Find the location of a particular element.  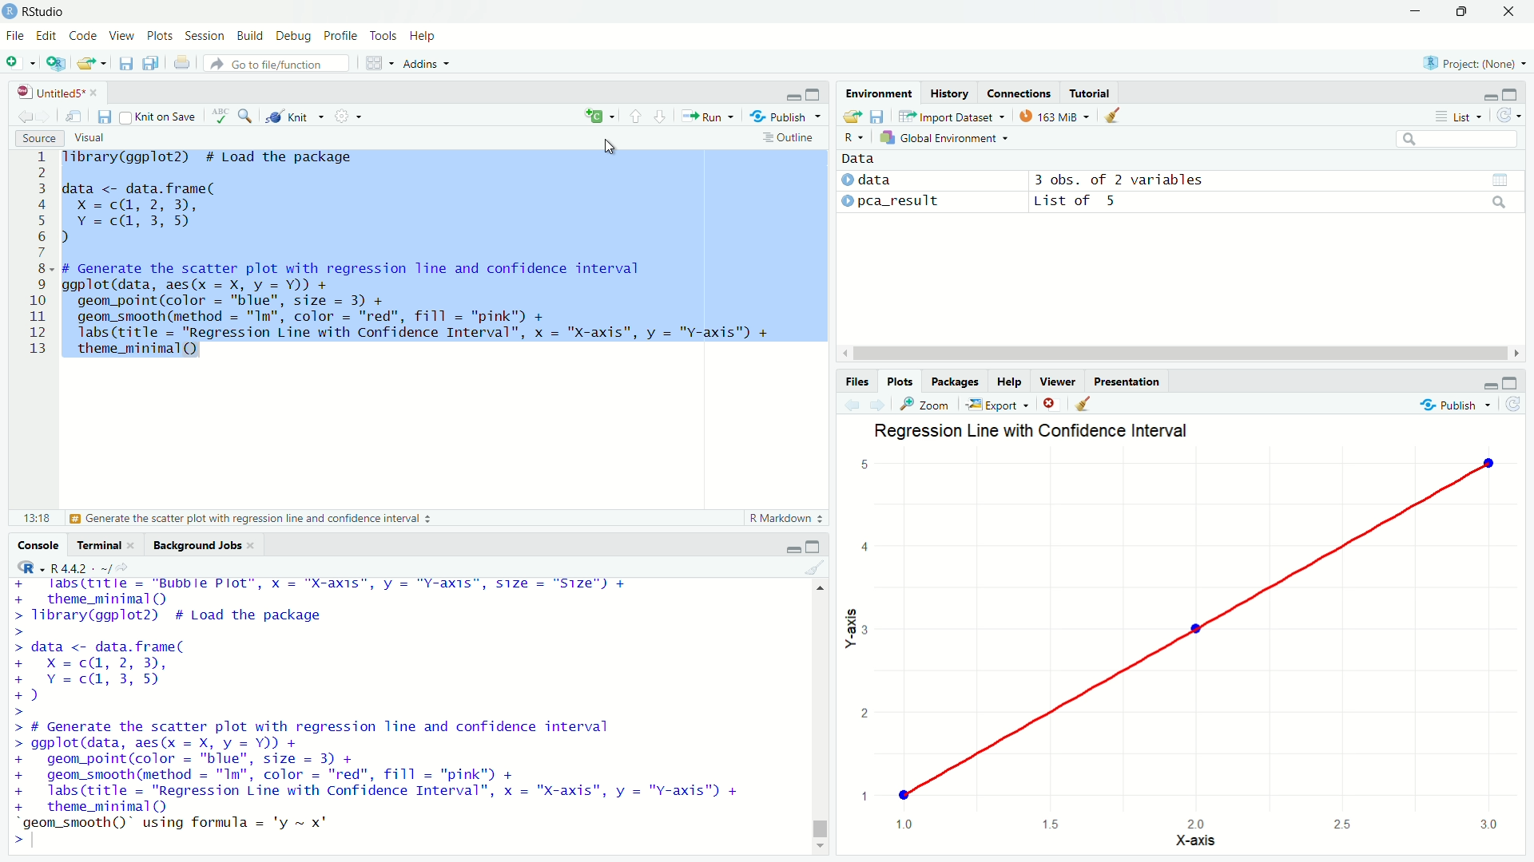

Regression Line with Confidence Interval is located at coordinates (1032, 430).